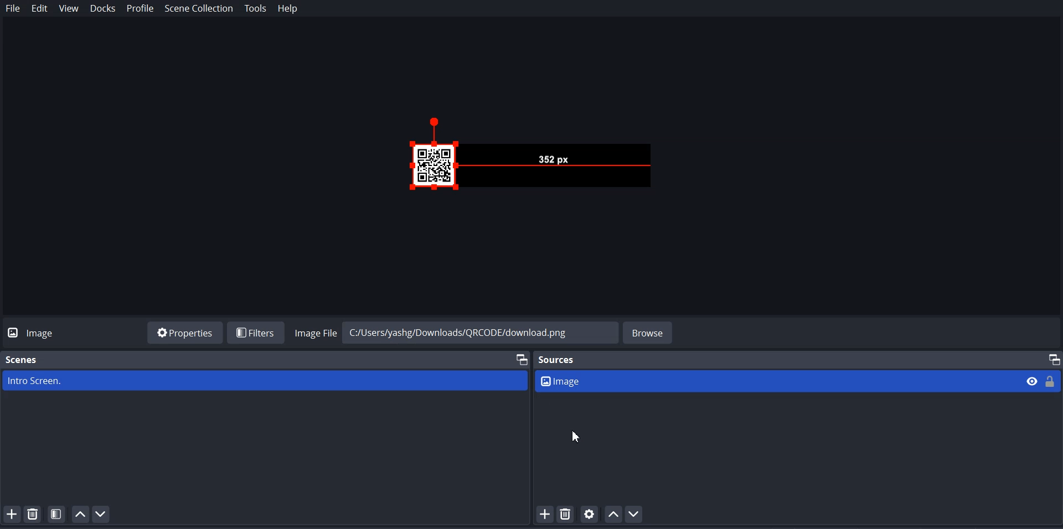 The image size is (1063, 529). I want to click on Docks, so click(104, 9).